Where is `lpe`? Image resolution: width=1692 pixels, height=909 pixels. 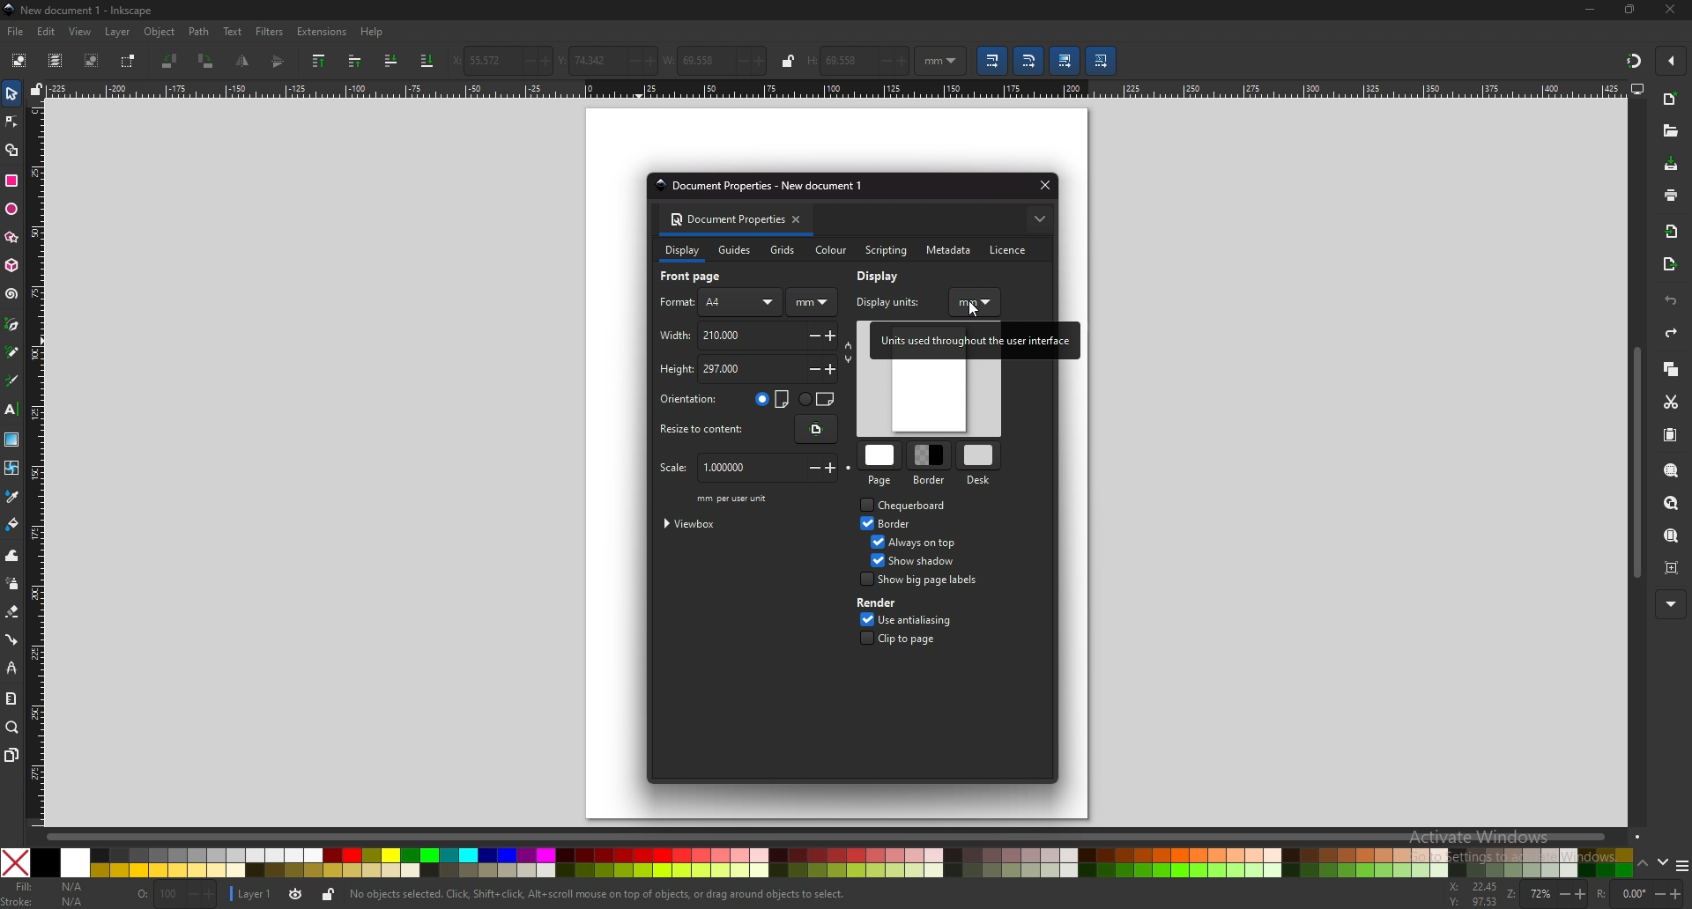 lpe is located at coordinates (11, 669).